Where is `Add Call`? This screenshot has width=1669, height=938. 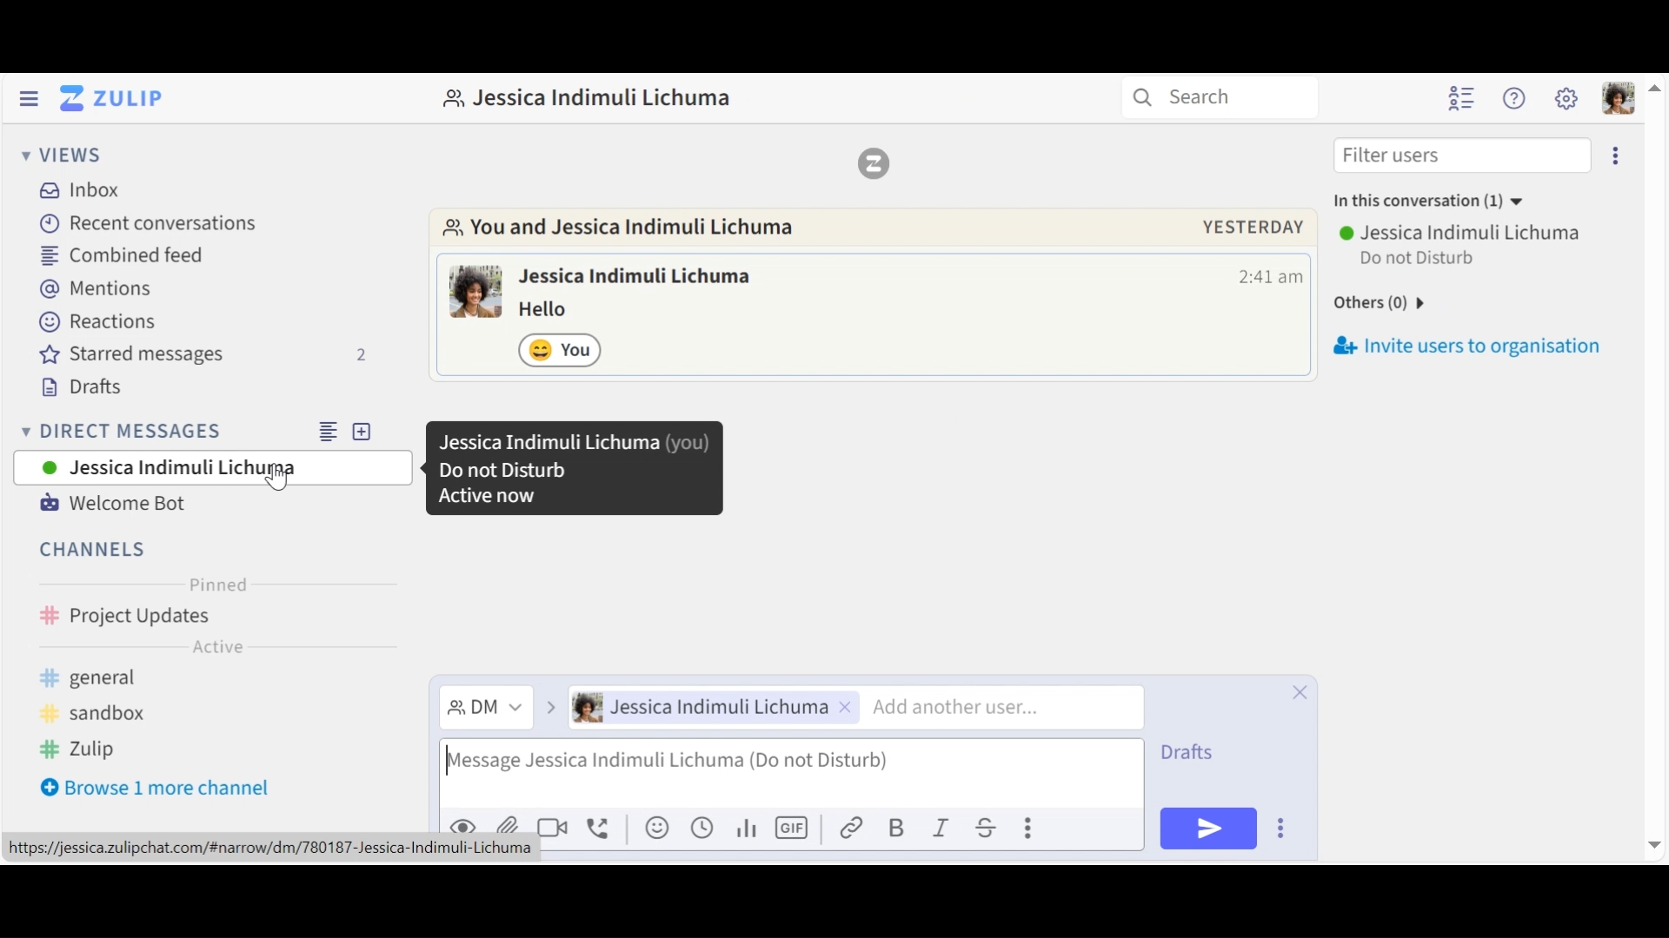 Add Call is located at coordinates (602, 826).